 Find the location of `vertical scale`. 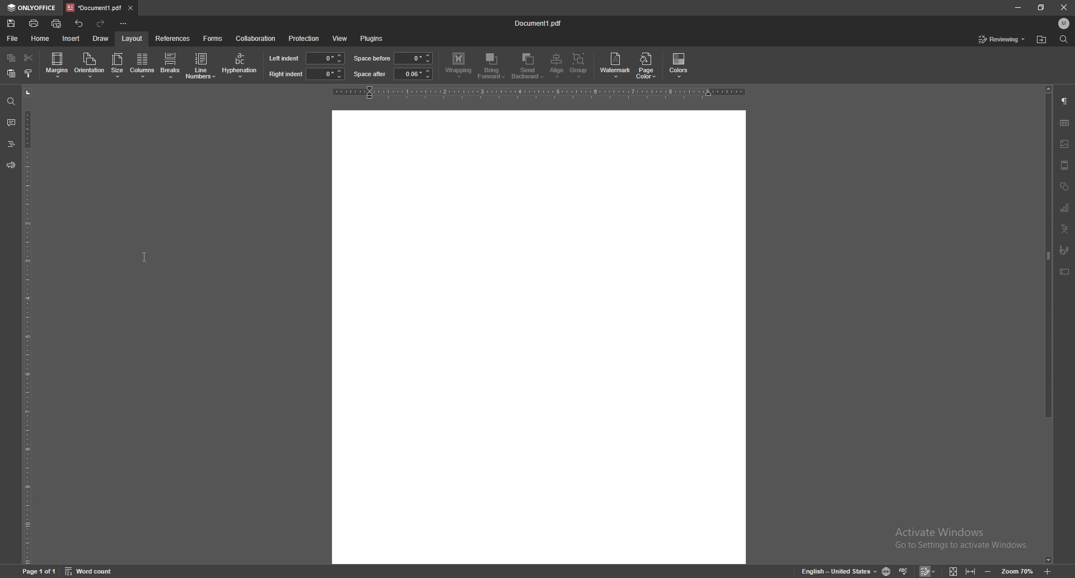

vertical scale is located at coordinates (27, 326).